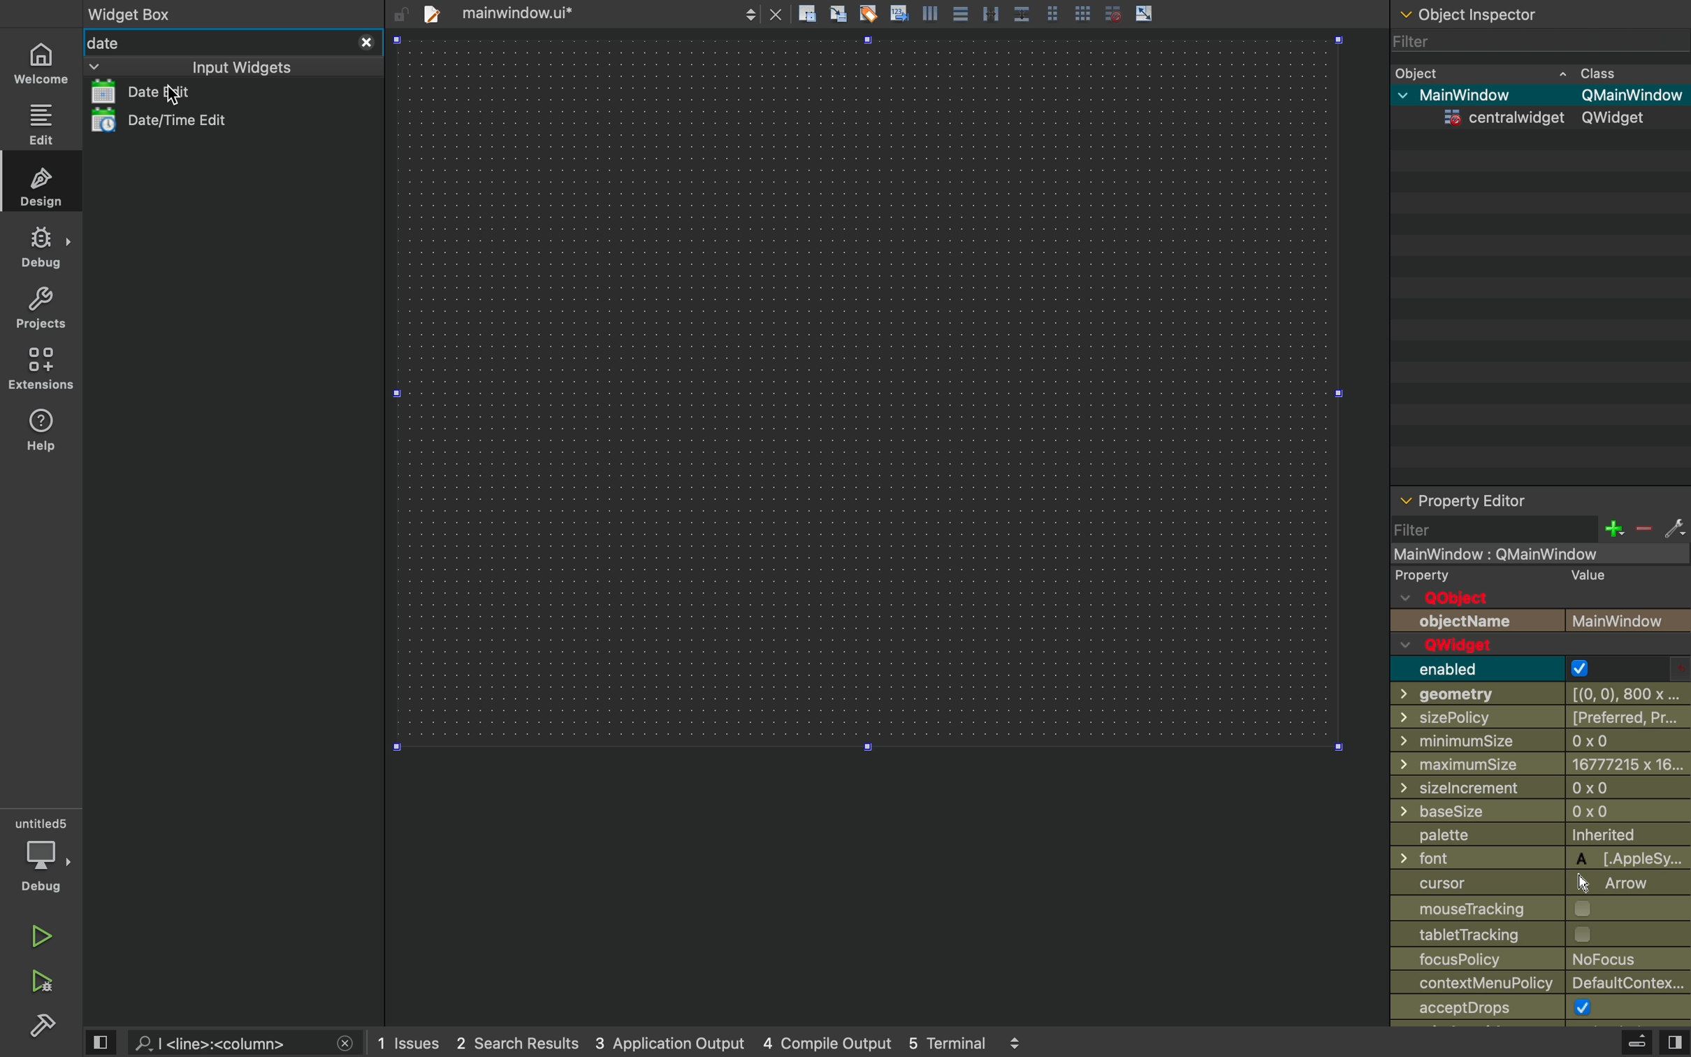  What do you see at coordinates (839, 13) in the screenshot?
I see `align to grid` at bounding box center [839, 13].